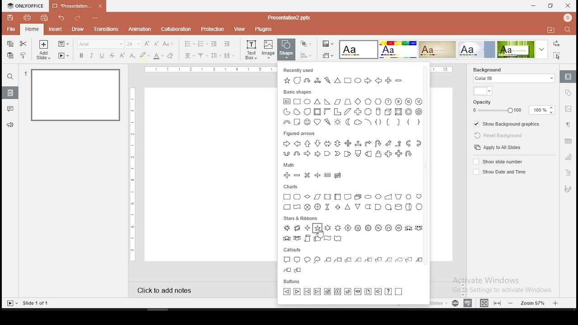 This screenshot has height=325, width=578. Describe the element at coordinates (397, 50) in the screenshot. I see `` at that location.